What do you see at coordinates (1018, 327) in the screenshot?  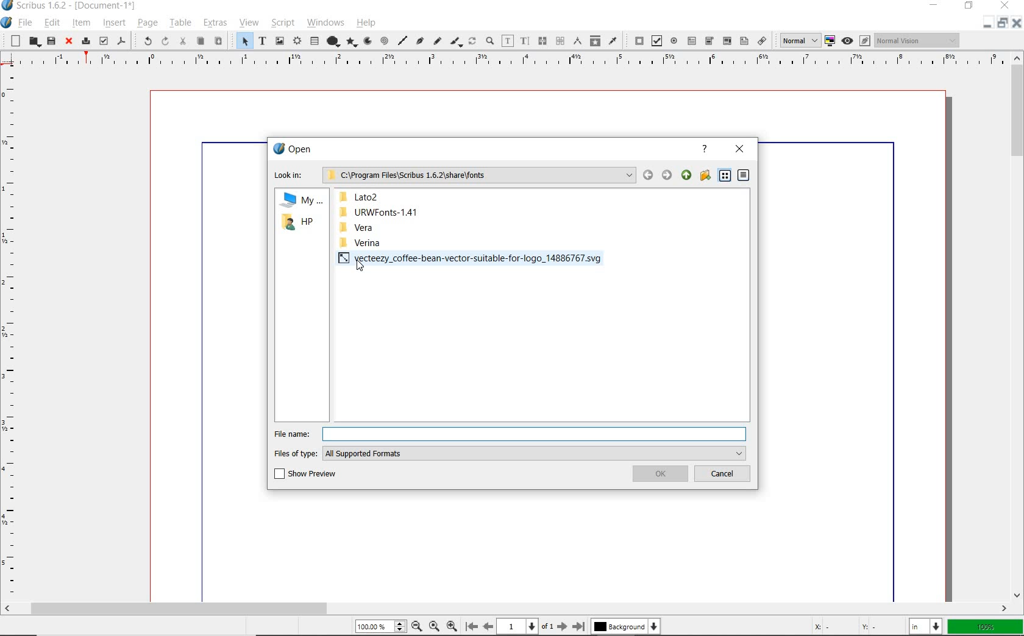 I see `scrollbar` at bounding box center [1018, 327].